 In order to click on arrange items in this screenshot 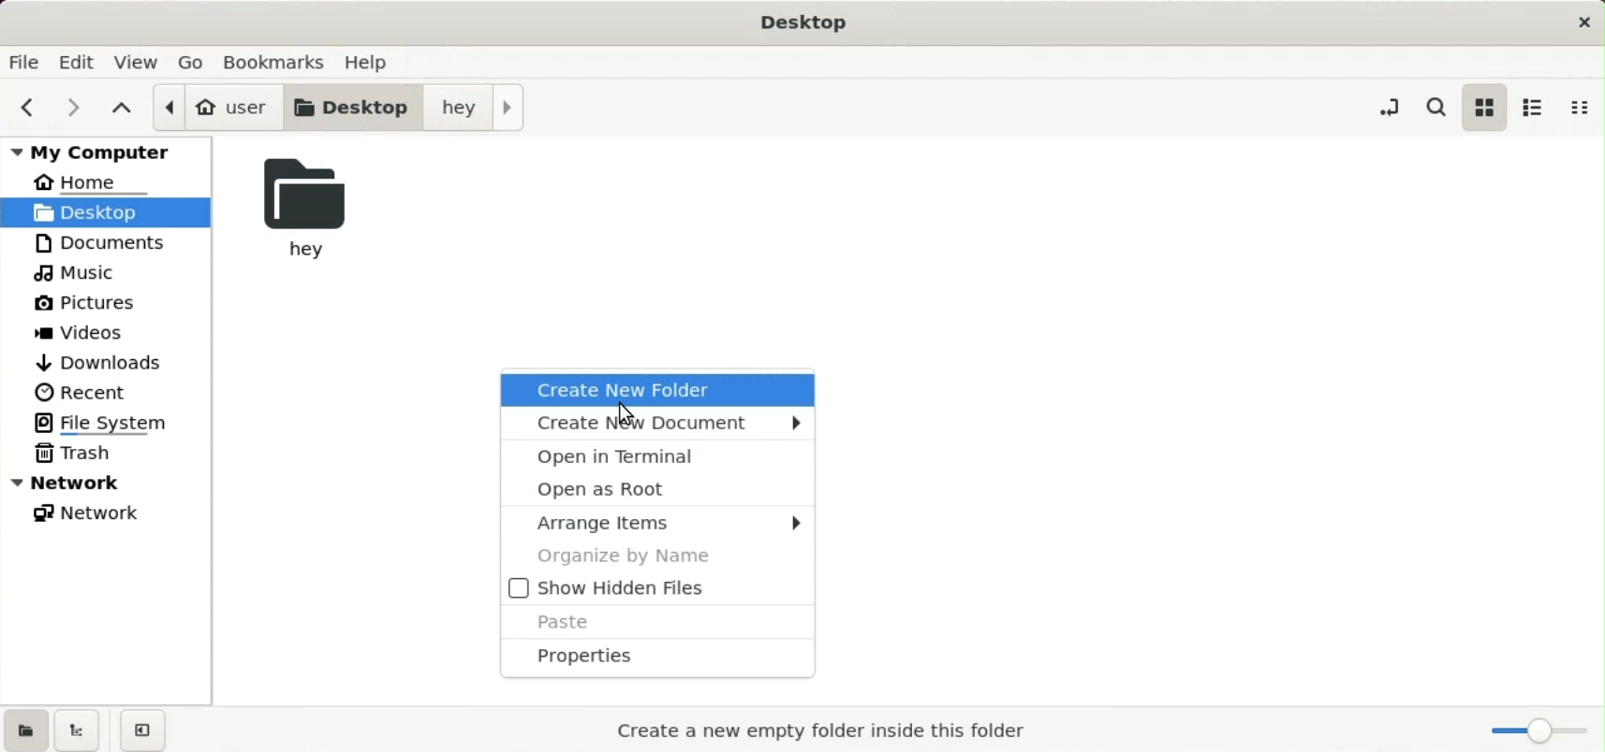, I will do `click(655, 522)`.